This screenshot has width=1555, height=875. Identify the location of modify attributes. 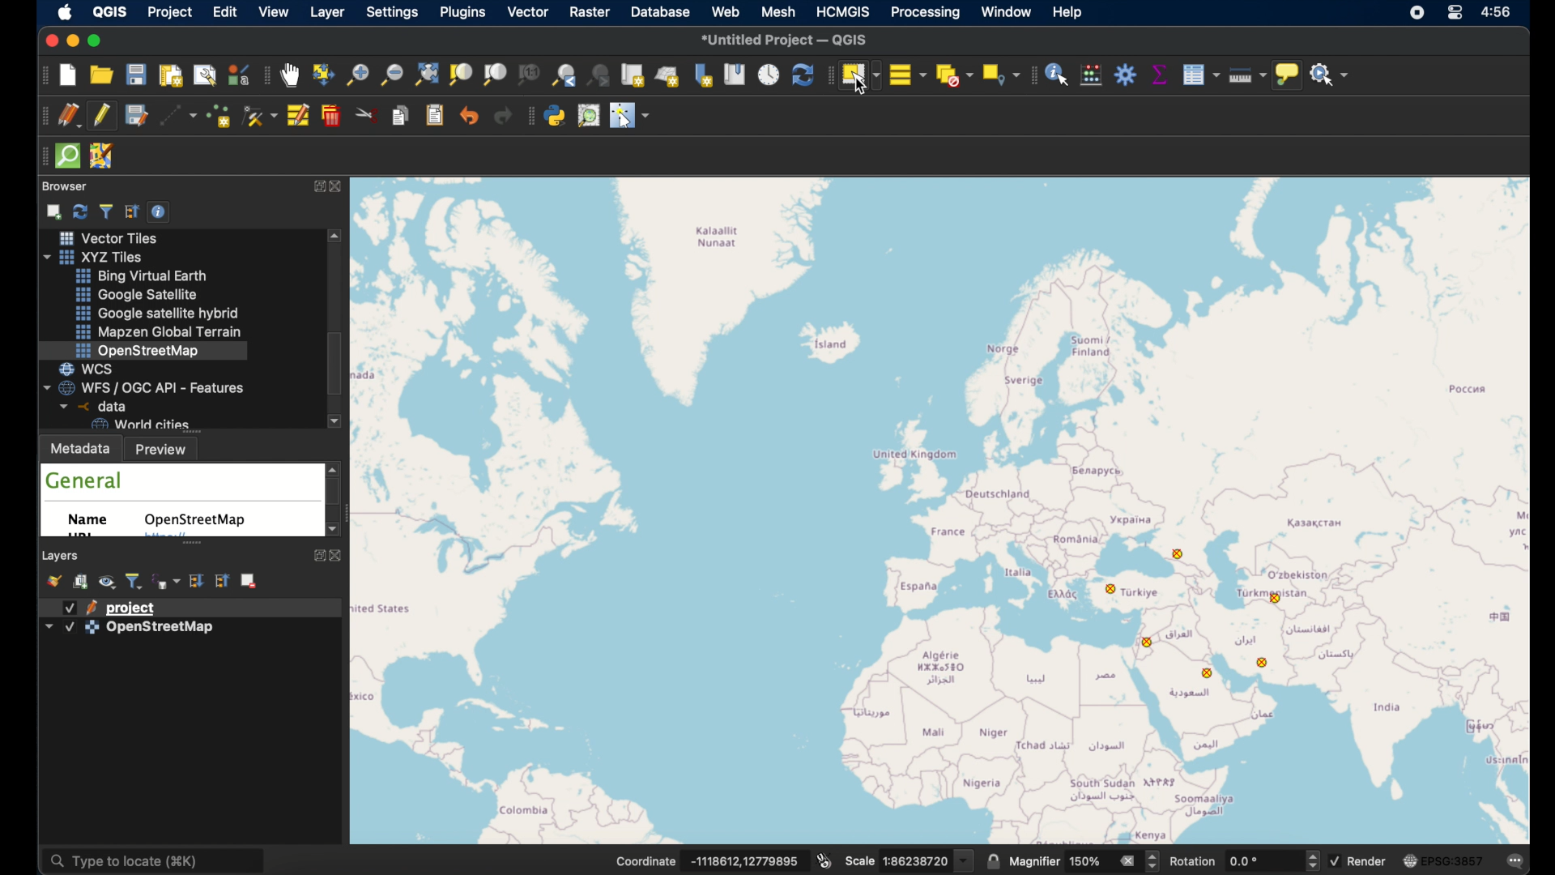
(300, 117).